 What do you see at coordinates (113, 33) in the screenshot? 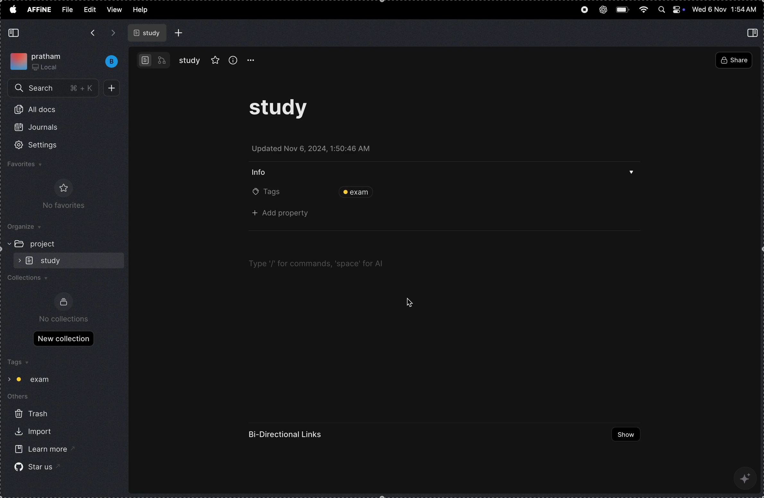
I see `forward` at bounding box center [113, 33].